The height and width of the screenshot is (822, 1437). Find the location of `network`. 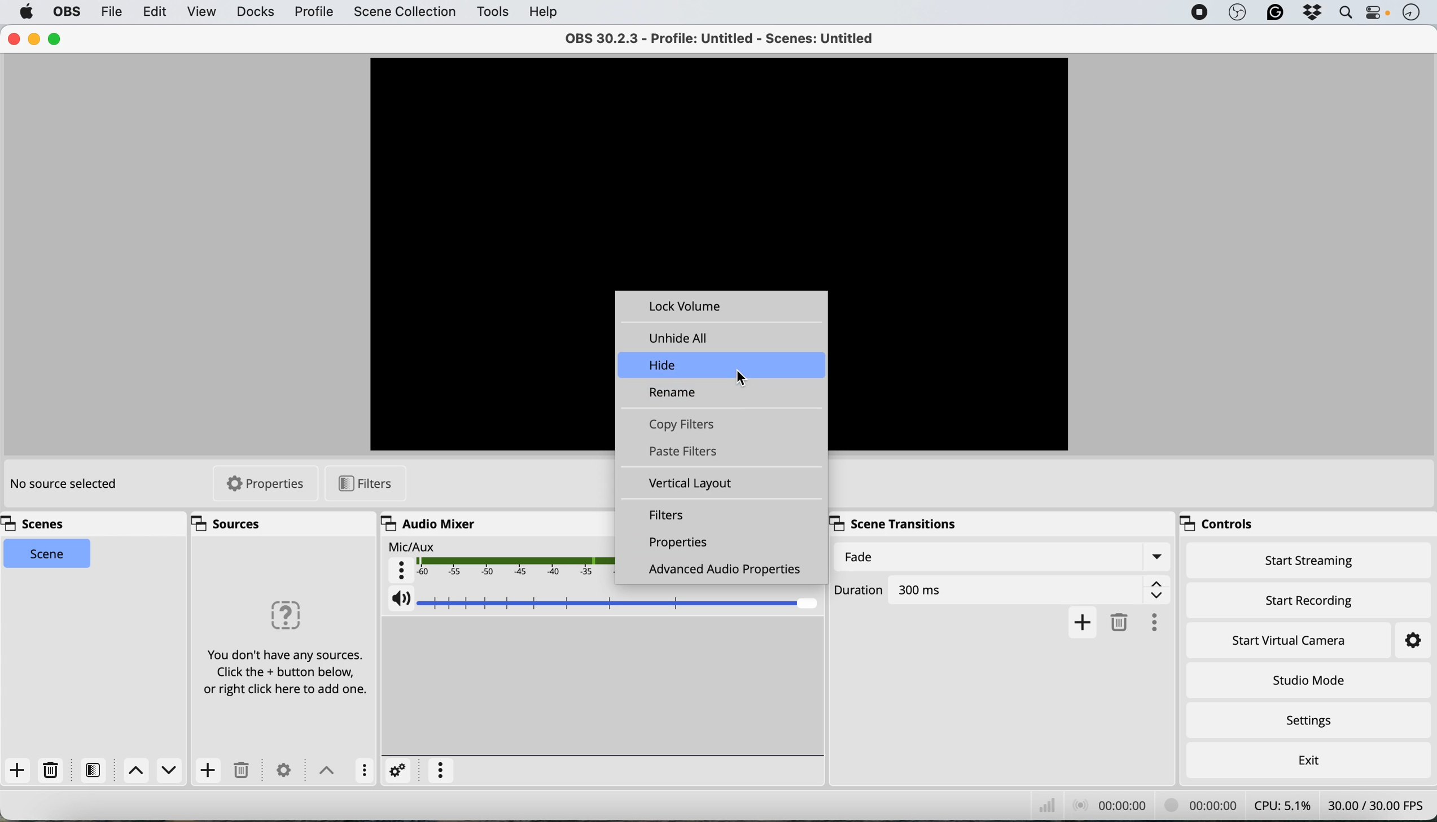

network is located at coordinates (1046, 805).